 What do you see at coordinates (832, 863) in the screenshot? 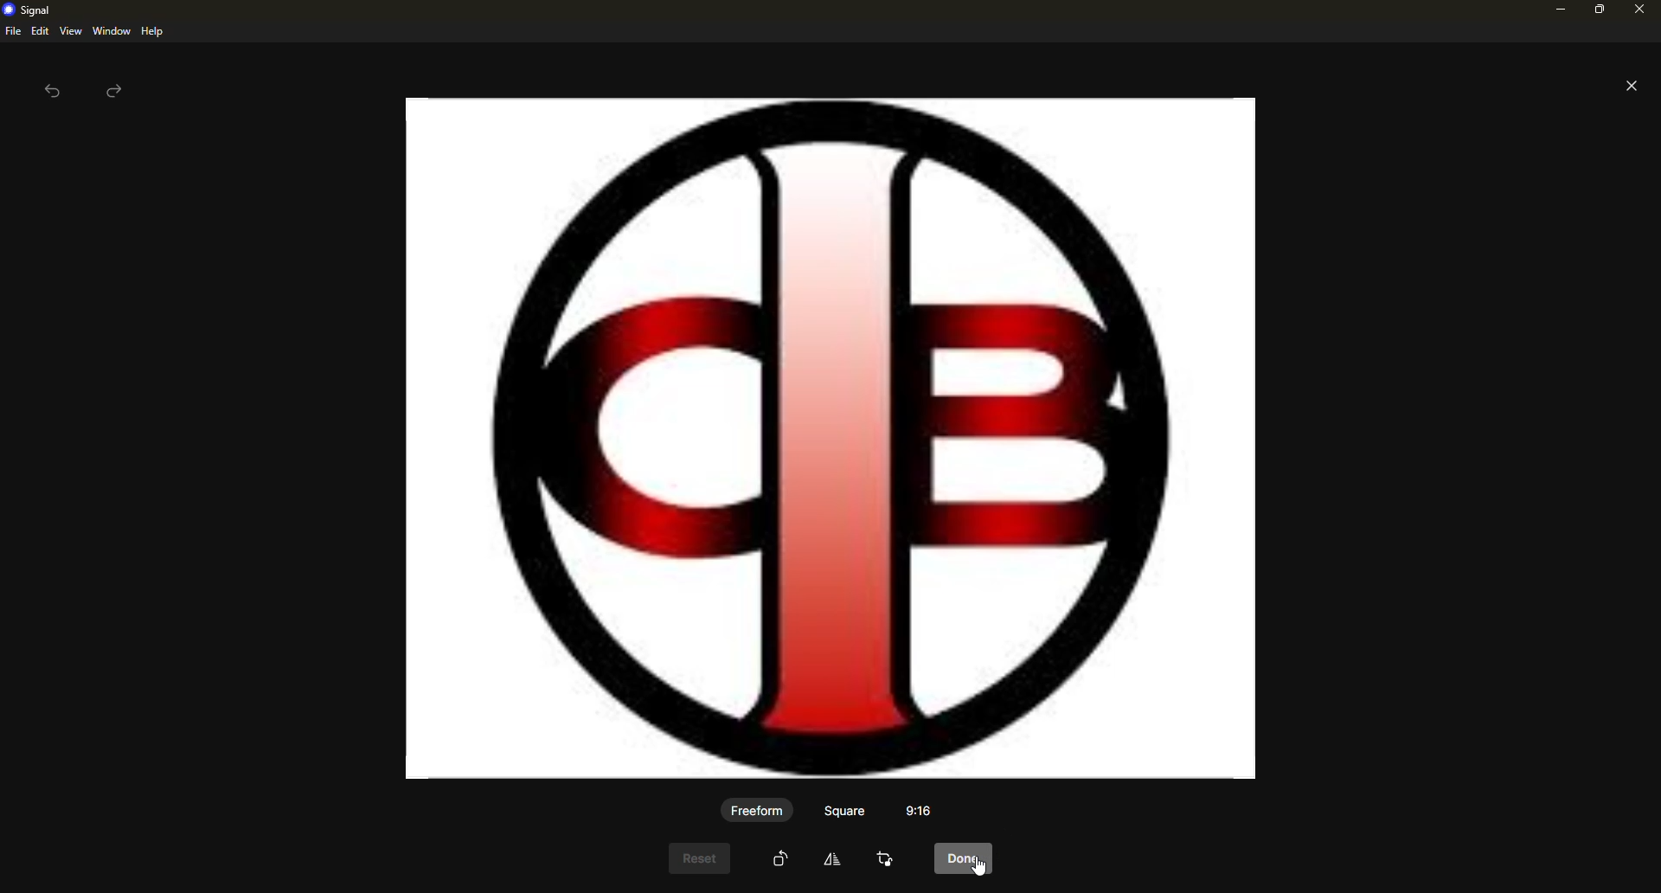
I see `move` at bounding box center [832, 863].